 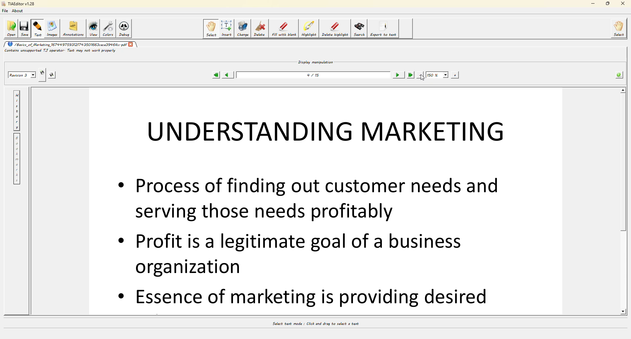 I want to click on editor, so click(x=20, y=4).